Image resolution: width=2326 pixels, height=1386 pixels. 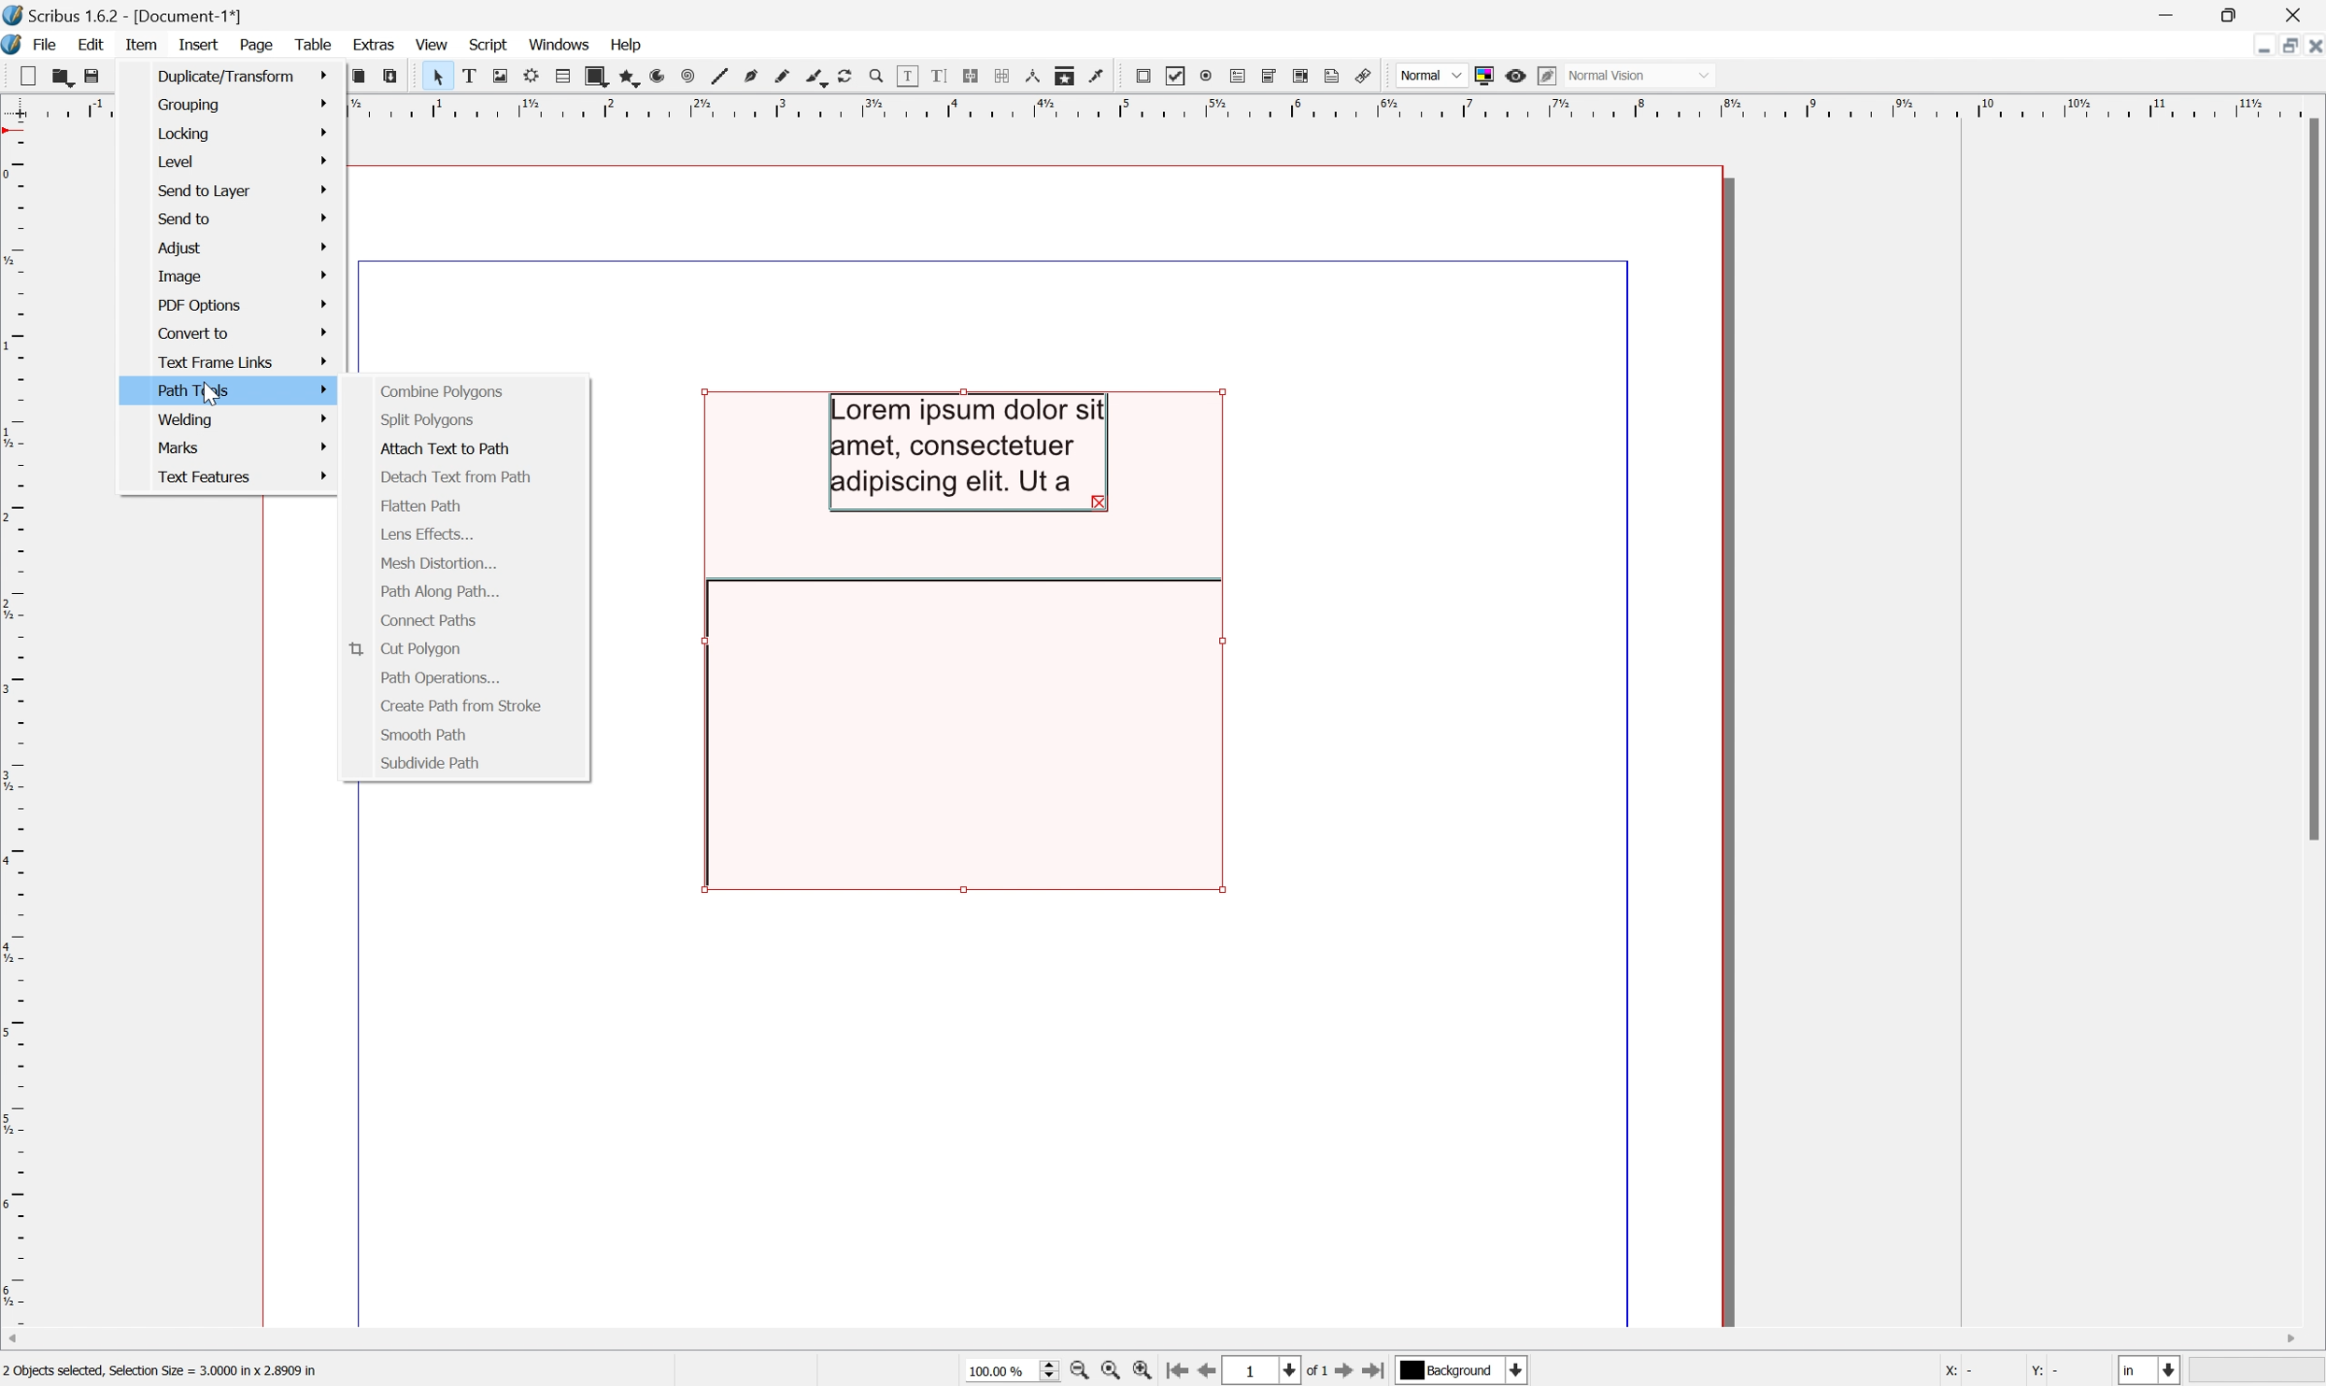 What do you see at coordinates (139, 43) in the screenshot?
I see `Item` at bounding box center [139, 43].